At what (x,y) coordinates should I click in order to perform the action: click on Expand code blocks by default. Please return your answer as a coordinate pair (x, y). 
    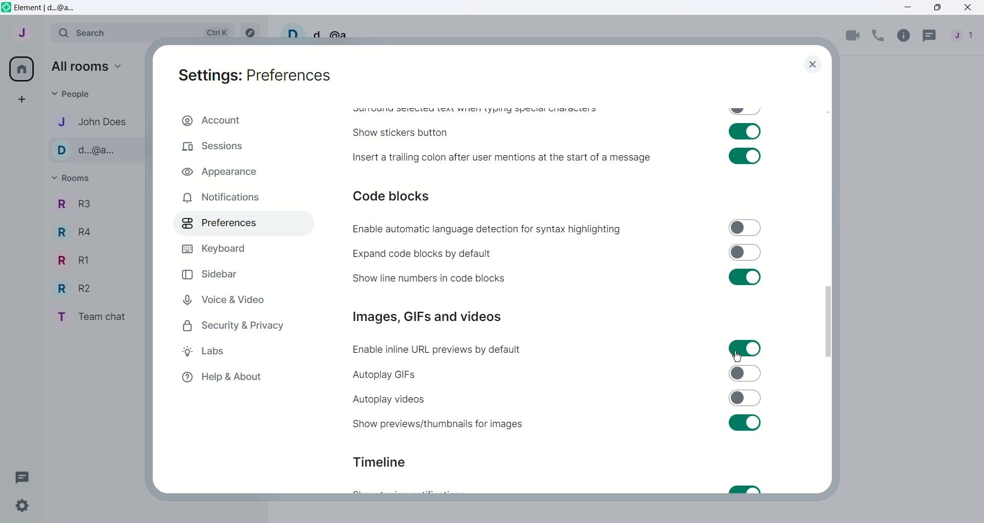
    Looking at the image, I should click on (423, 254).